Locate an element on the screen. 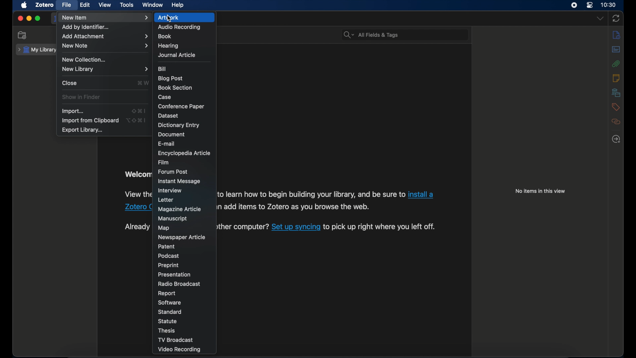 The height and width of the screenshot is (358, 636). dropdown is located at coordinates (600, 18).